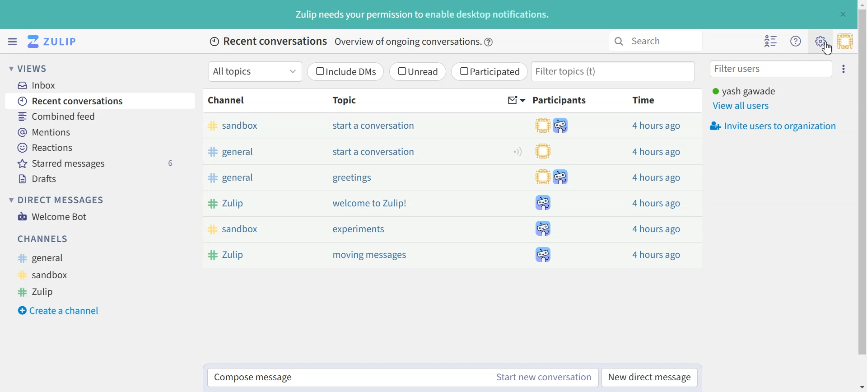 This screenshot has width=867, height=392. I want to click on participants, so click(556, 190).